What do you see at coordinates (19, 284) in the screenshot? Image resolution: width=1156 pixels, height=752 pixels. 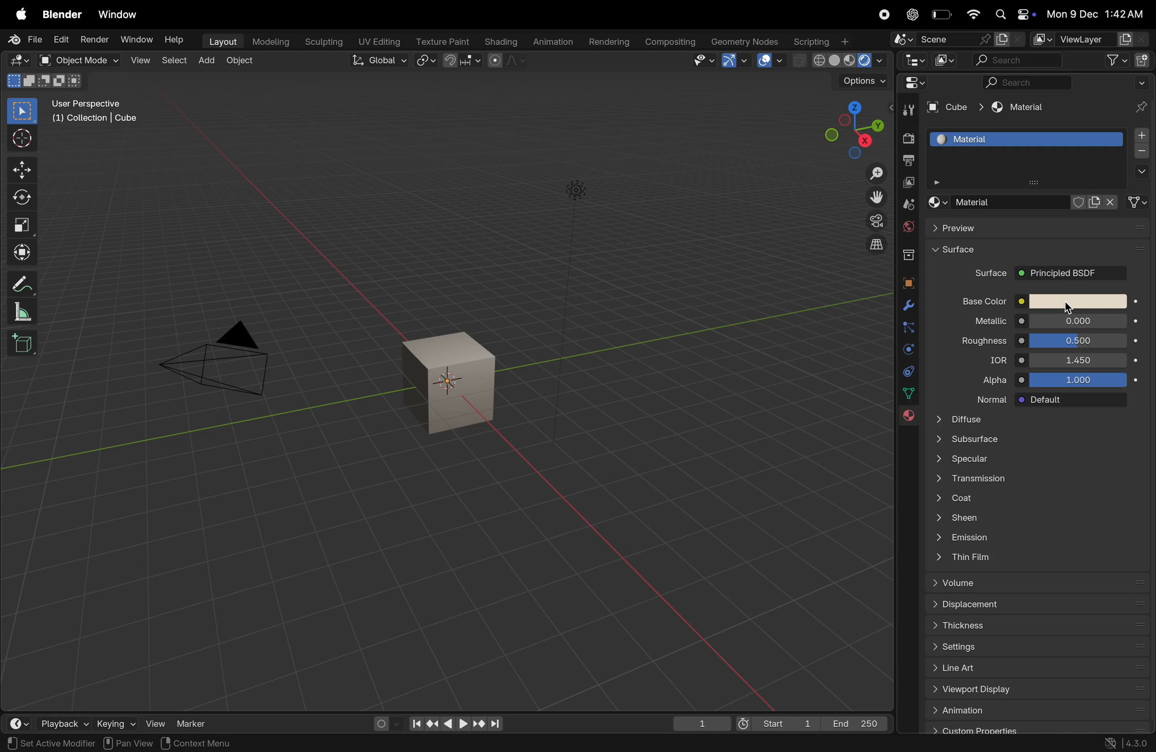 I see `annotate` at bounding box center [19, 284].